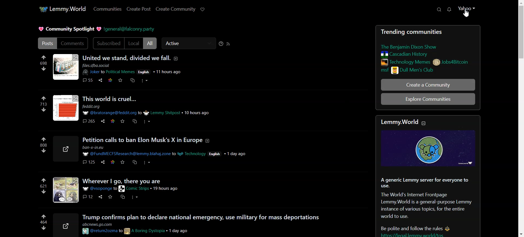  What do you see at coordinates (46, 43) in the screenshot?
I see `Posts` at bounding box center [46, 43].